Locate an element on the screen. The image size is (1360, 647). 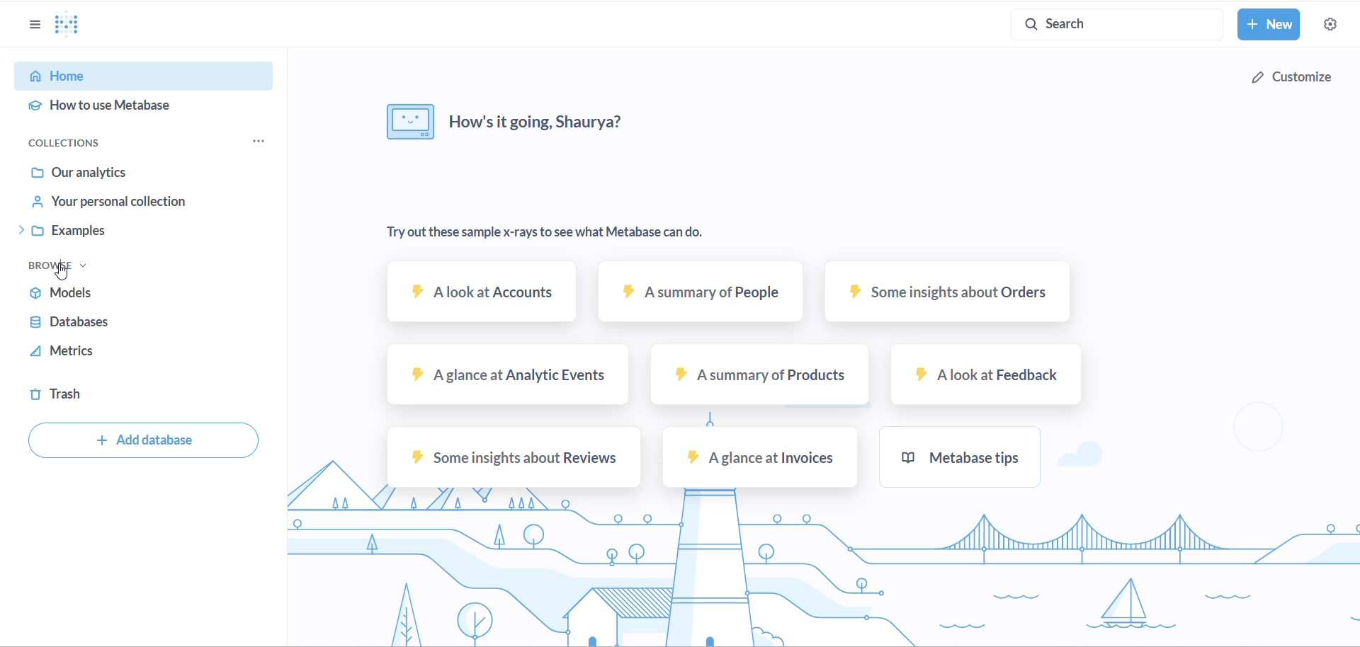
trash is located at coordinates (70, 399).